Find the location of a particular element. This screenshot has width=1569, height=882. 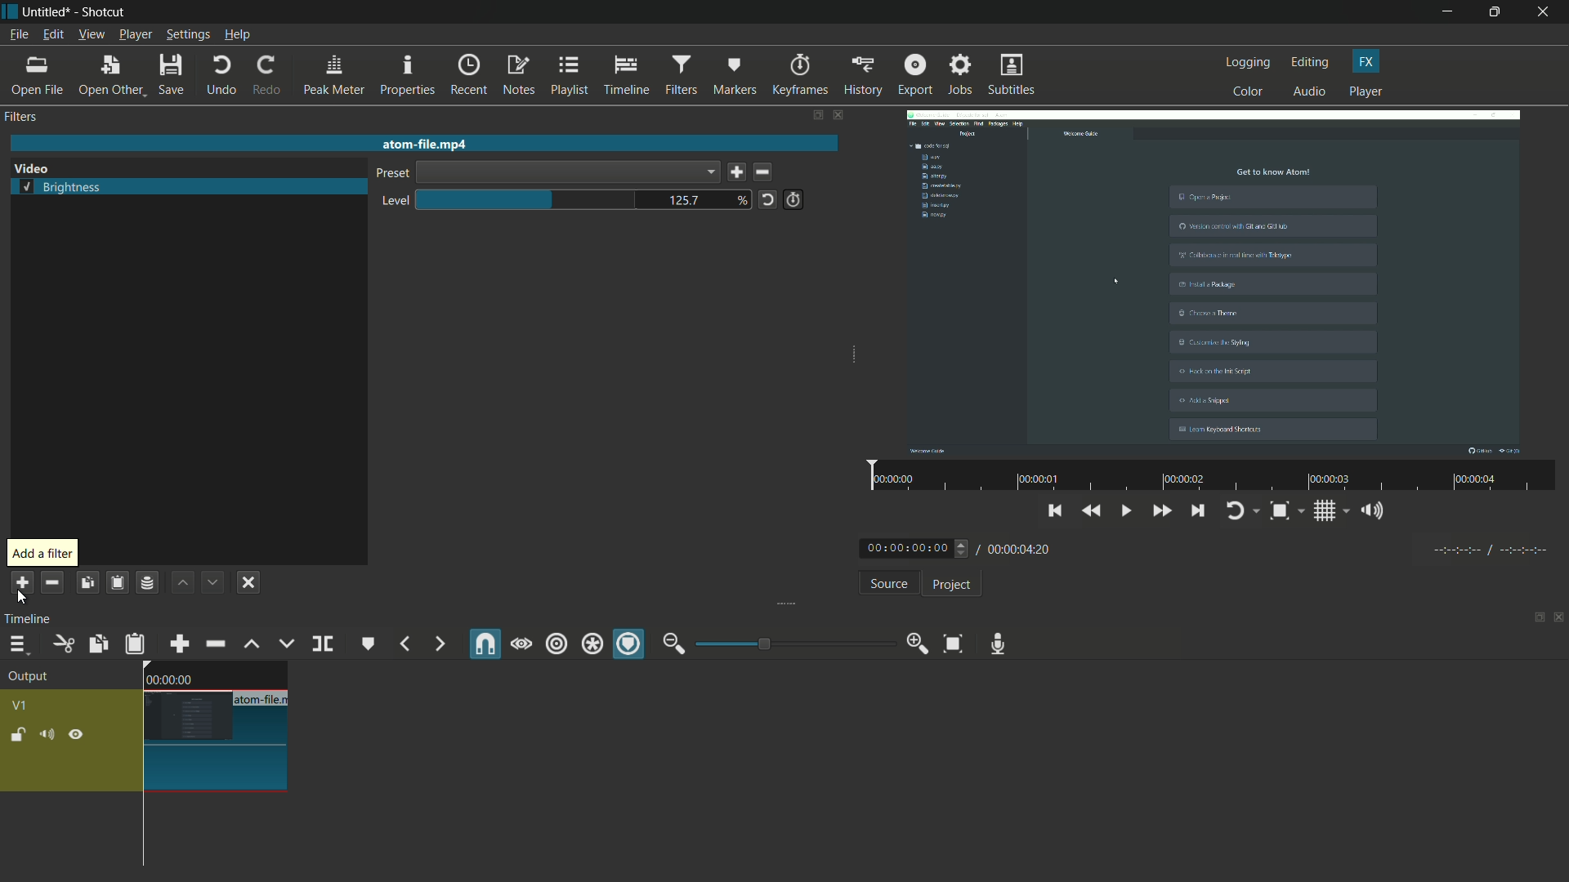

brightness bar is located at coordinates (528, 199).